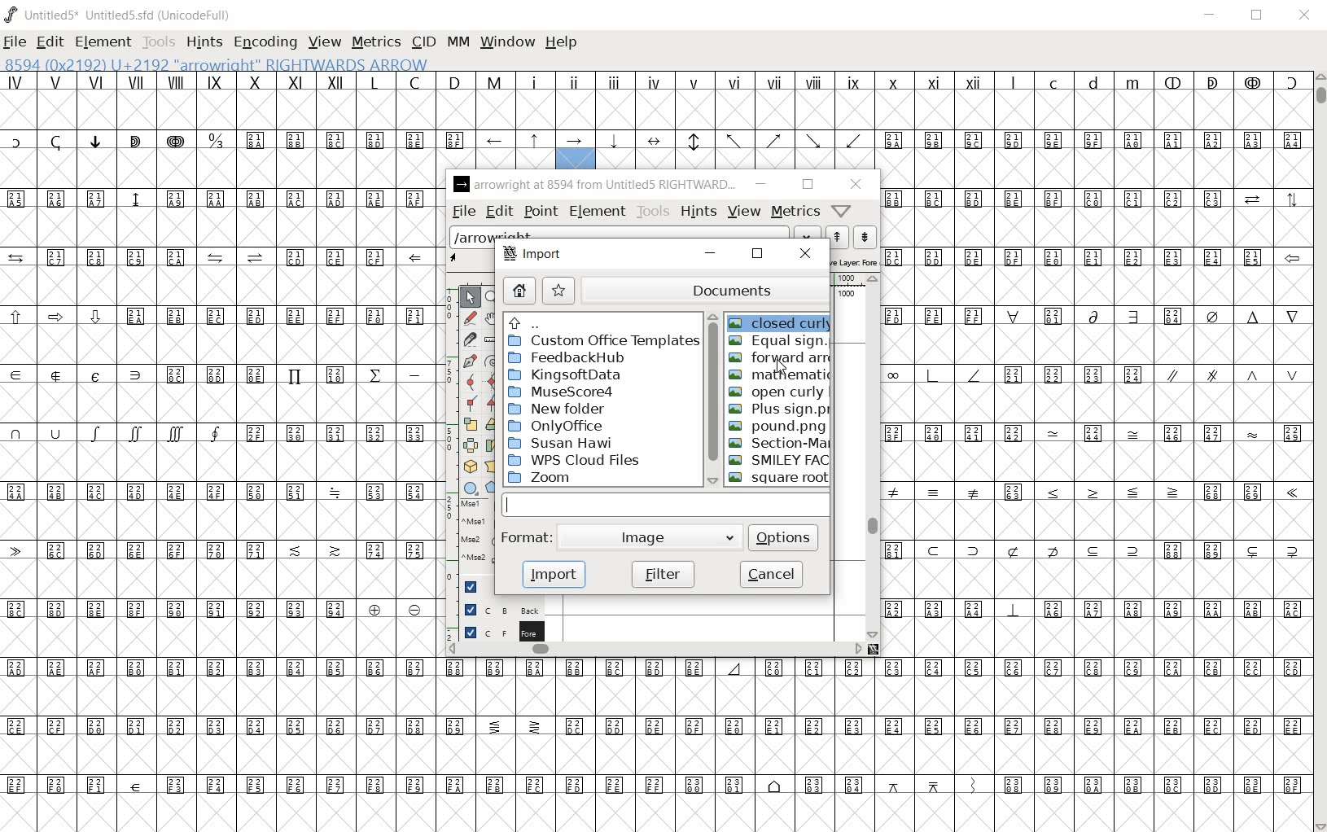 The height and width of the screenshot is (832, 1327). I want to click on forward arrow, so click(781, 358).